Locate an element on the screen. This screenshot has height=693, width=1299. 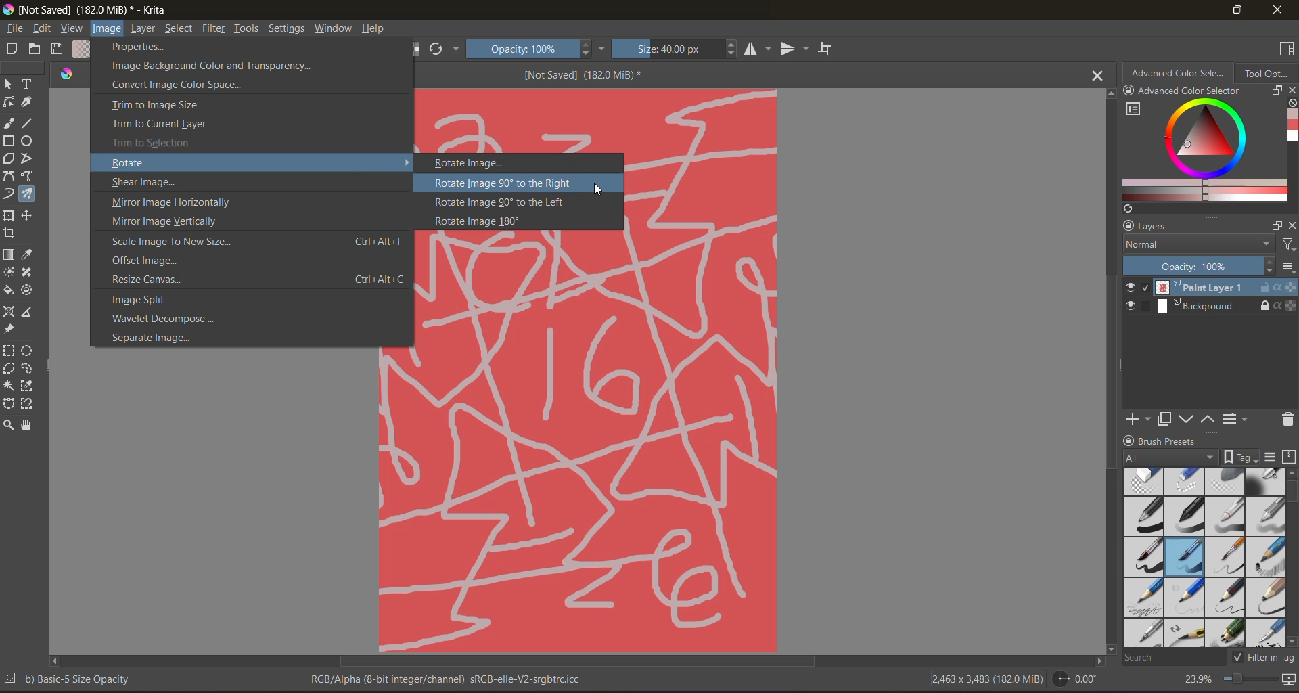
brush presets is located at coordinates (1206, 557).